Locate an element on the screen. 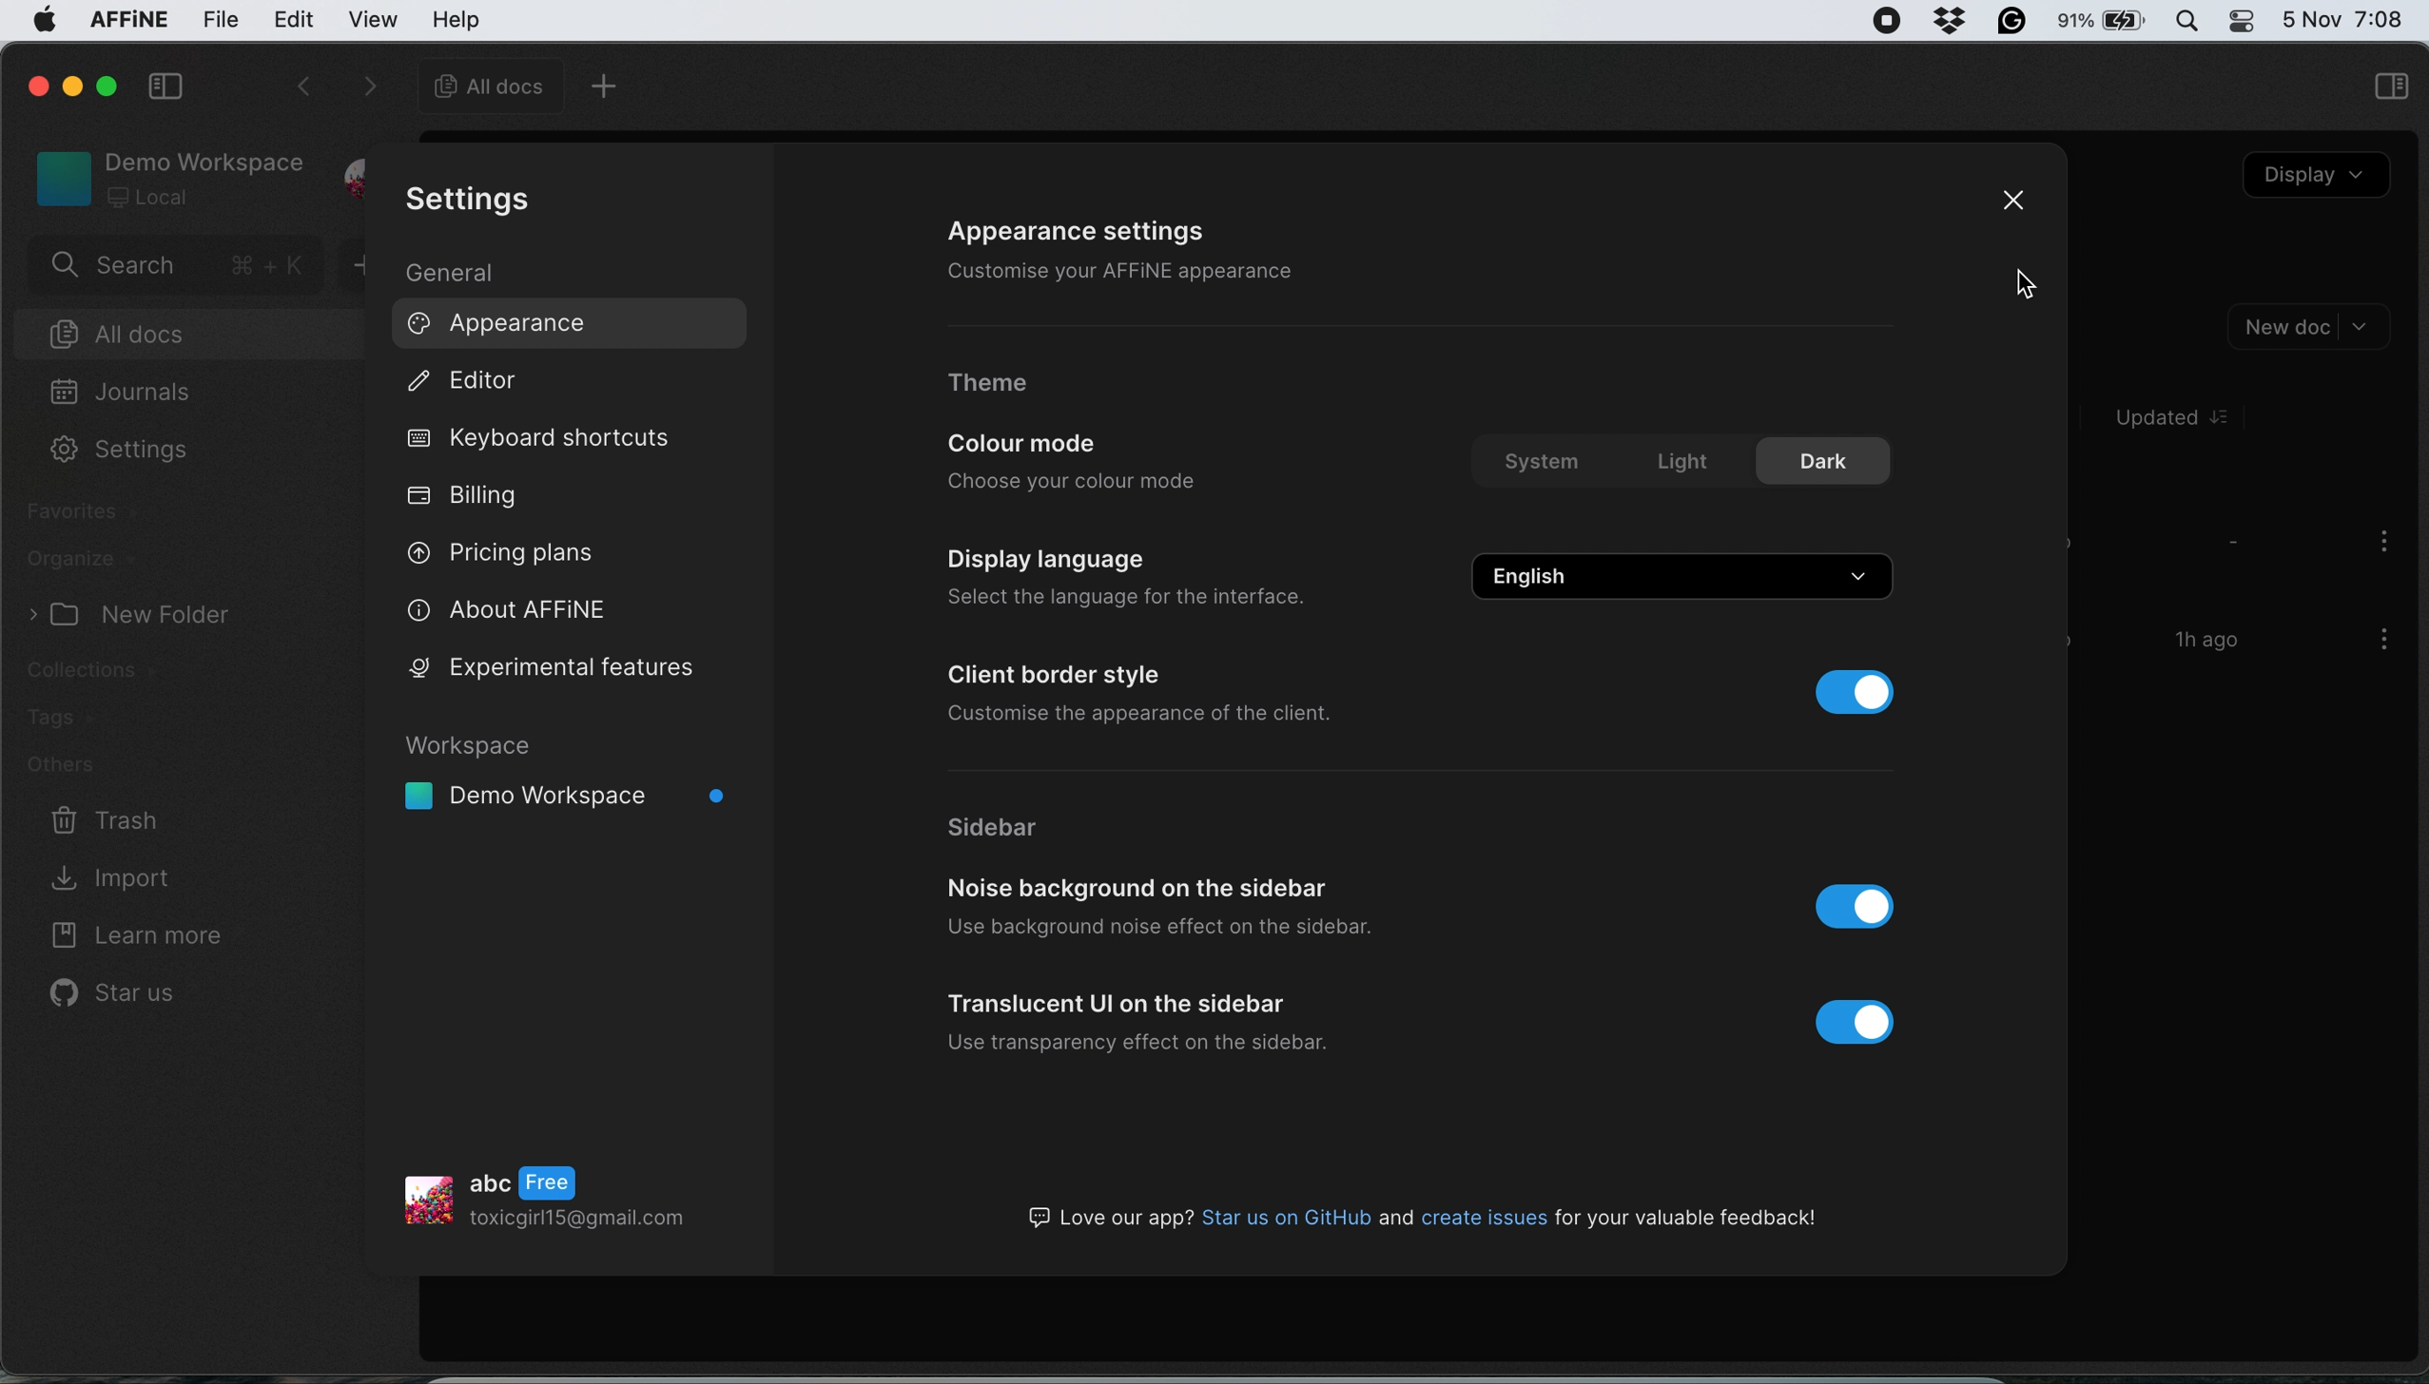 The width and height of the screenshot is (2429, 1384). search is located at coordinates (178, 266).